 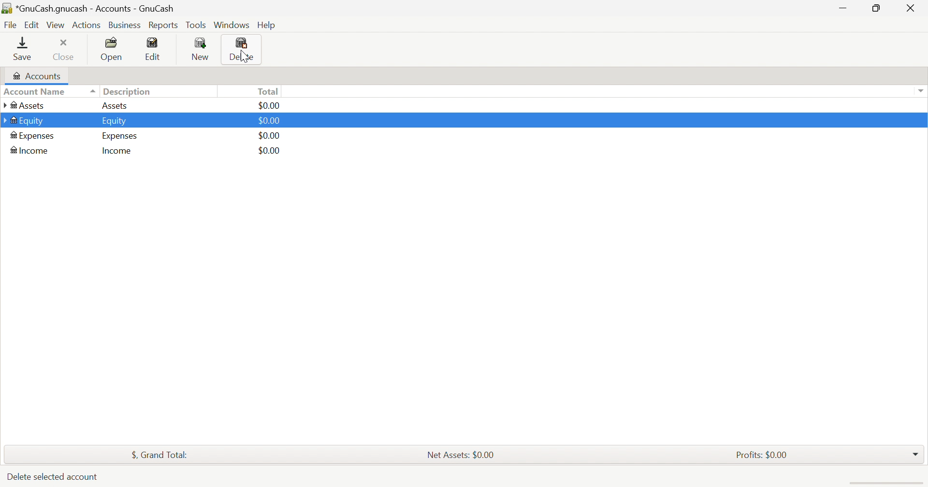 I want to click on $, Grand Total:, so click(x=159, y=455).